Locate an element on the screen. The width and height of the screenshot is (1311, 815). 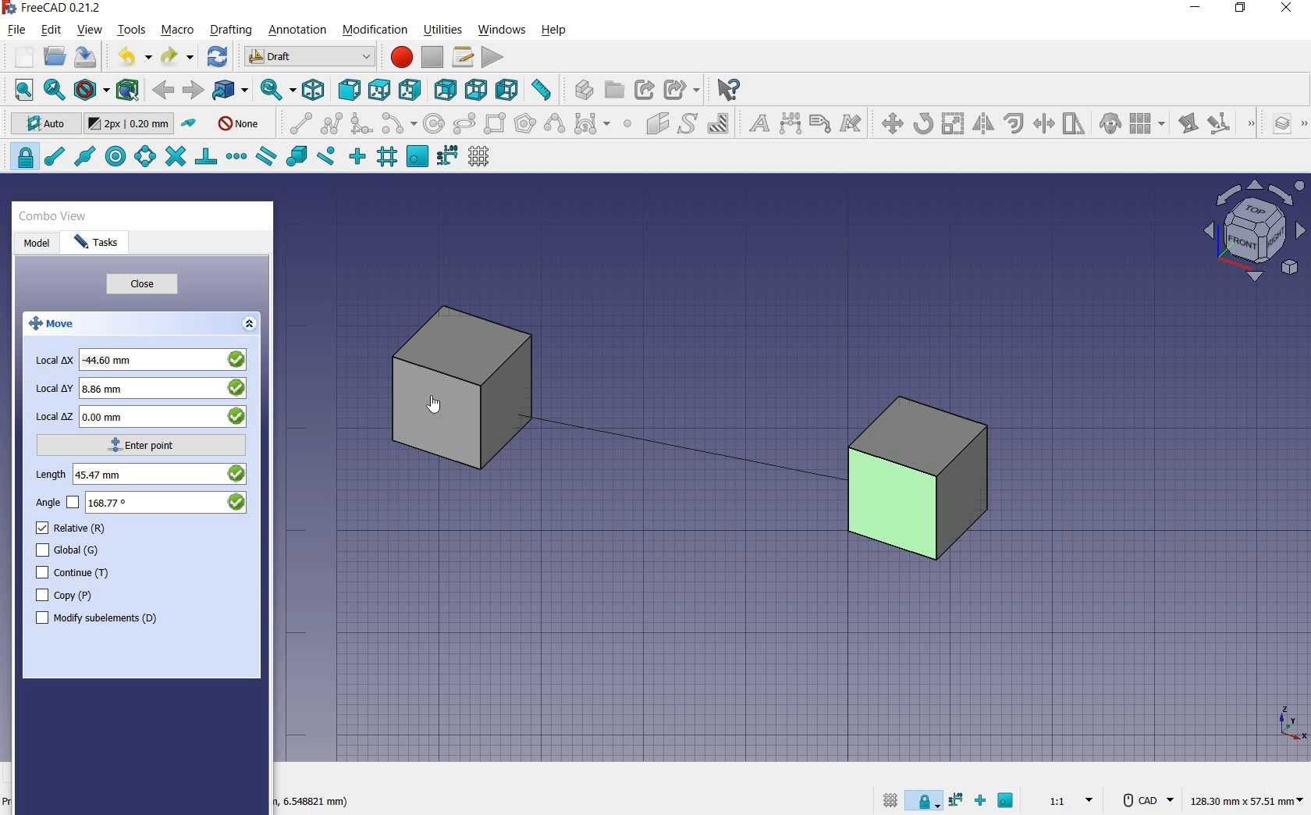
help is located at coordinates (553, 30).